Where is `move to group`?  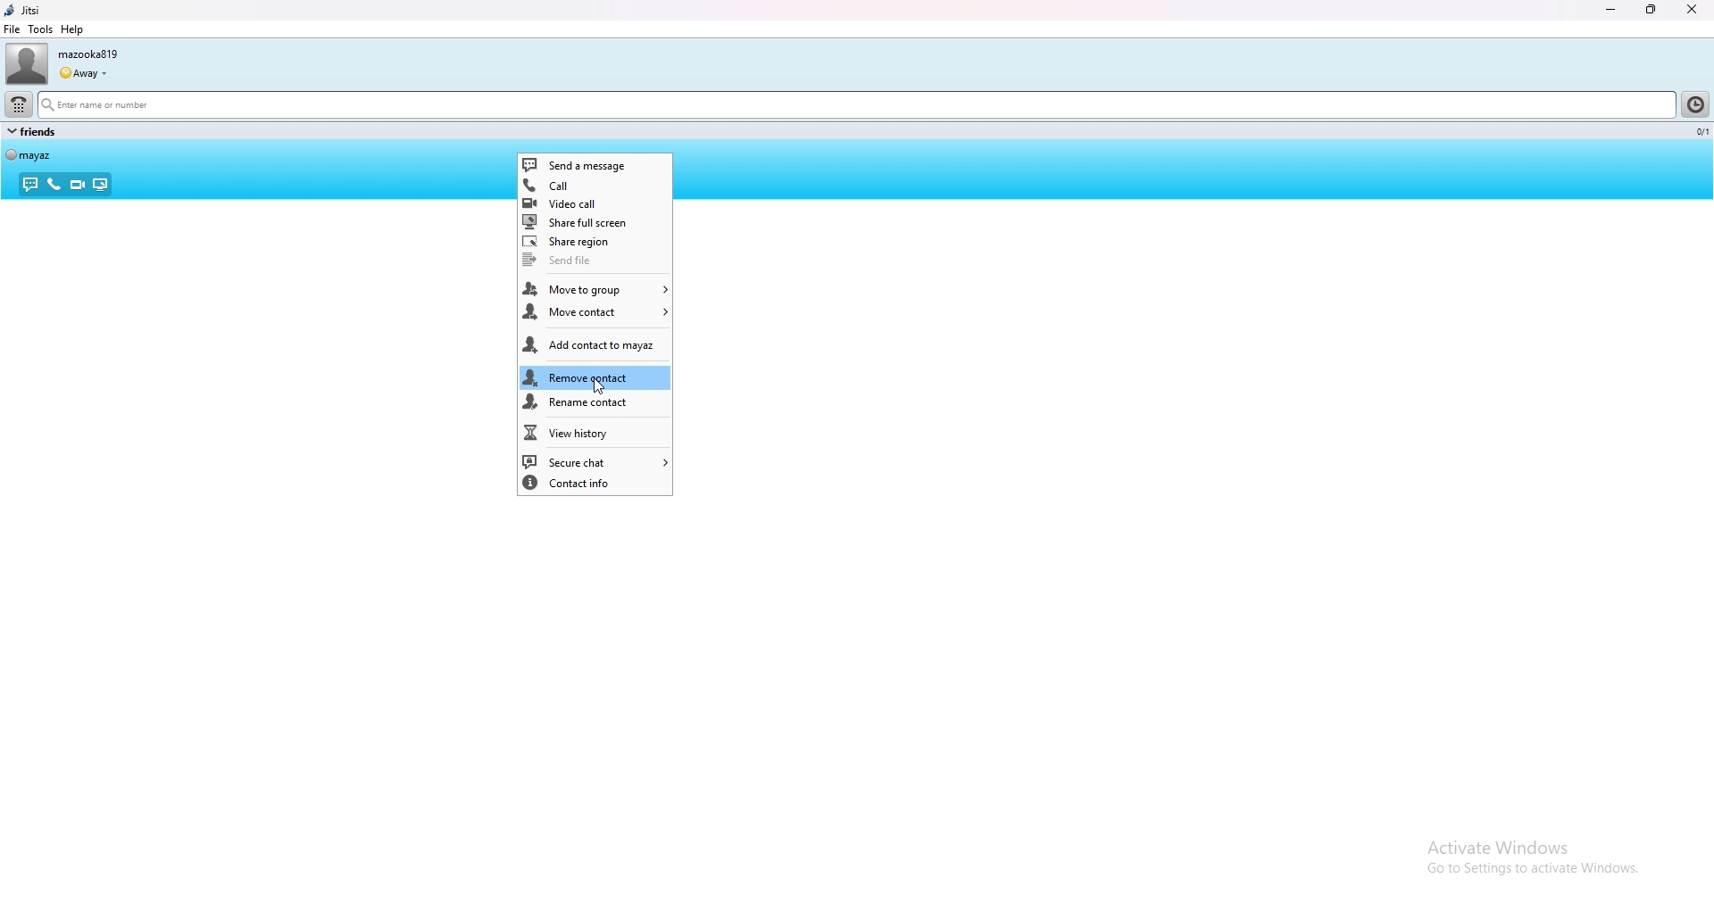 move to group is located at coordinates (595, 290).